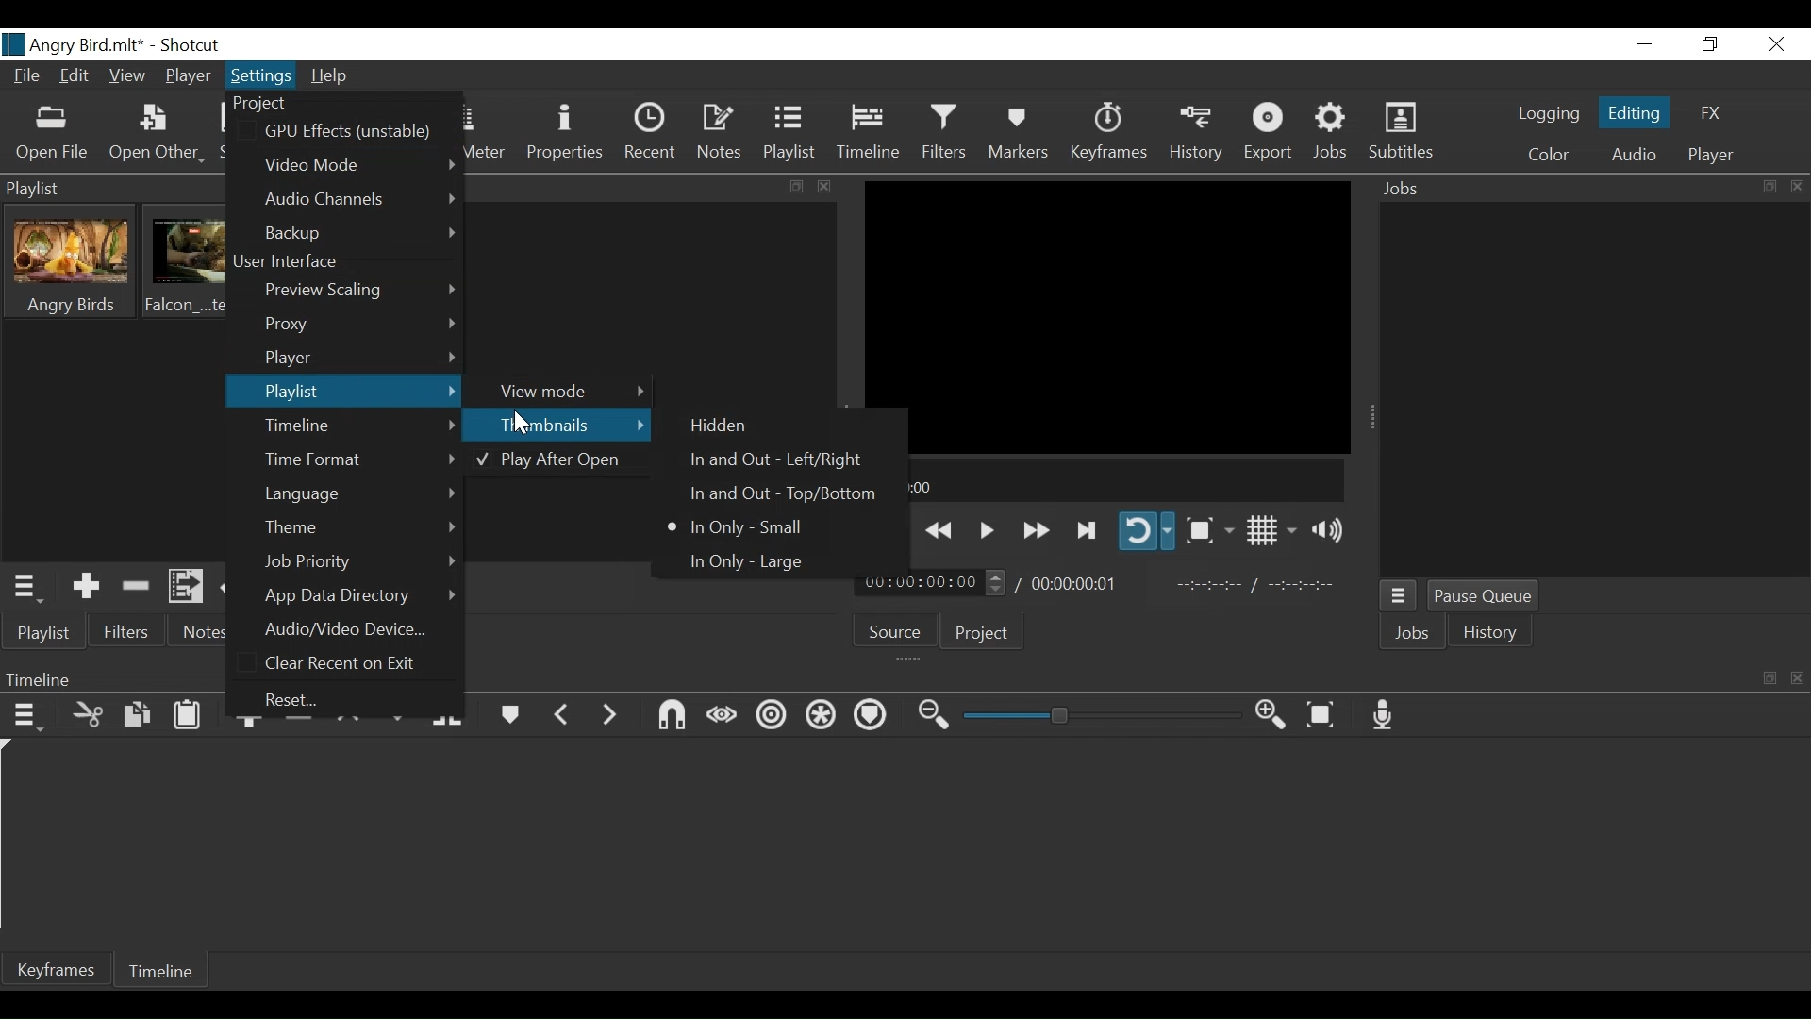  Describe the element at coordinates (1778, 45) in the screenshot. I see `Close` at that location.